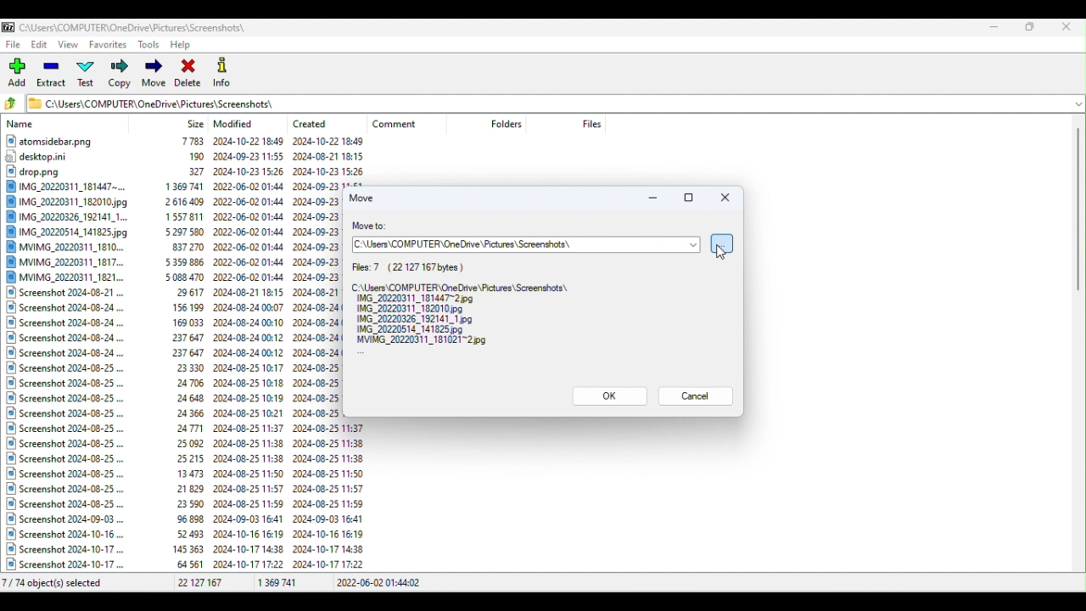 The height and width of the screenshot is (611, 1086). I want to click on Drop down menu, so click(1077, 103).